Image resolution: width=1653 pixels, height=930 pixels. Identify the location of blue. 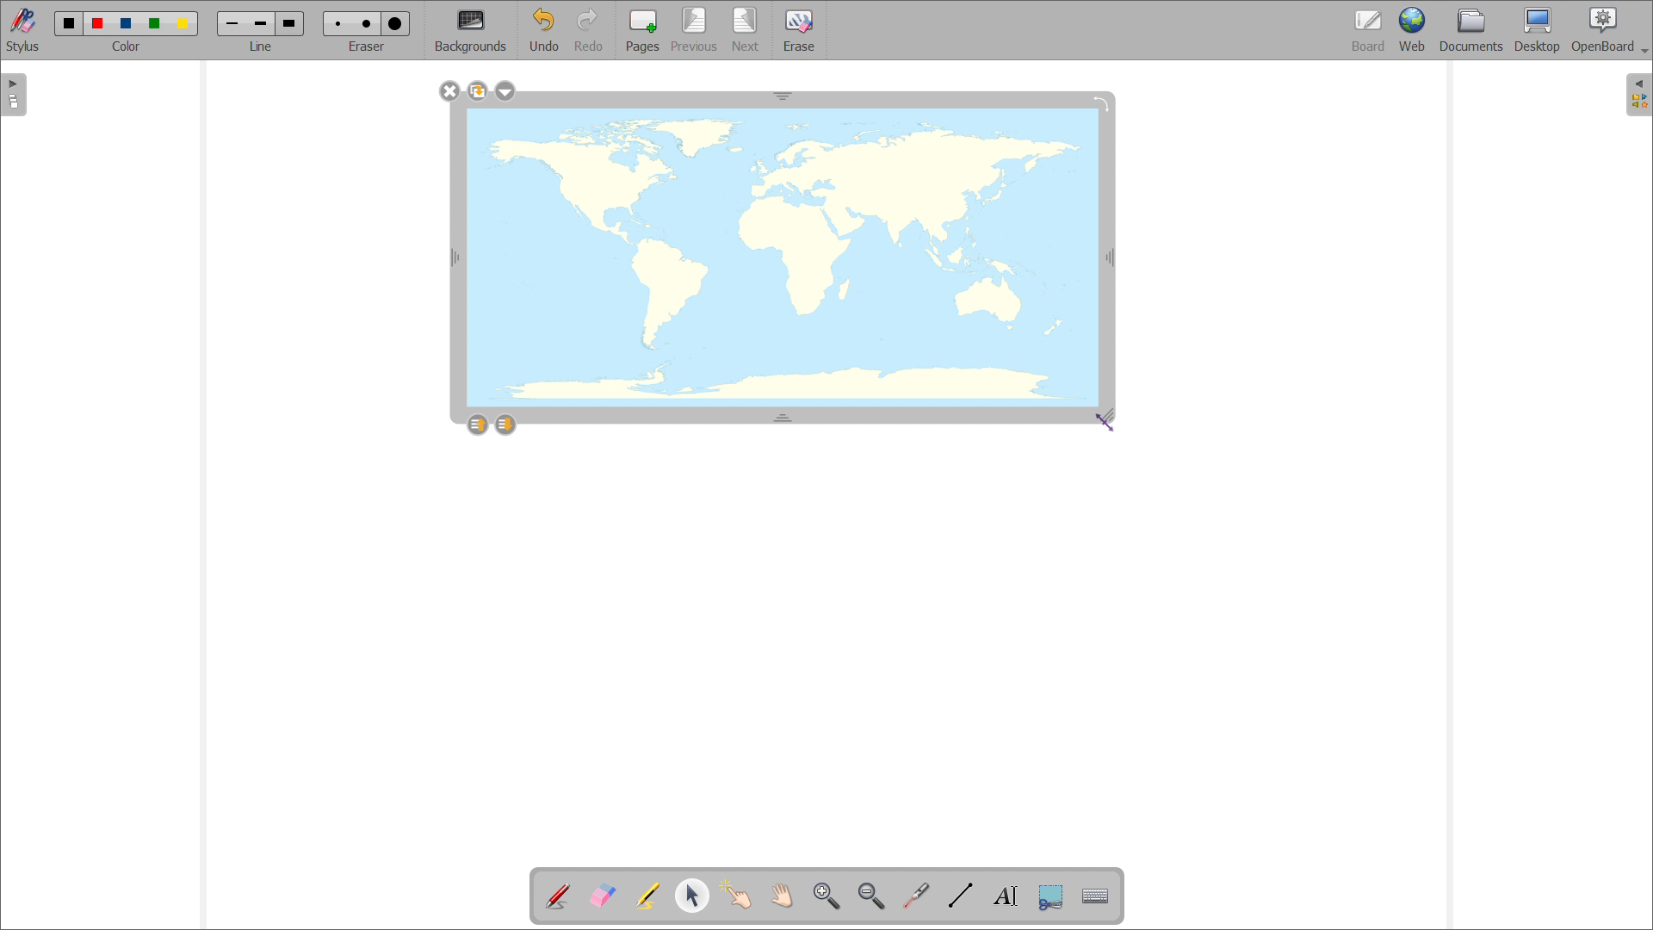
(127, 23).